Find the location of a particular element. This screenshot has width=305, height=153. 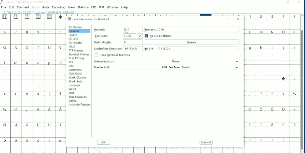

Interpretation is located at coordinates (167, 62).